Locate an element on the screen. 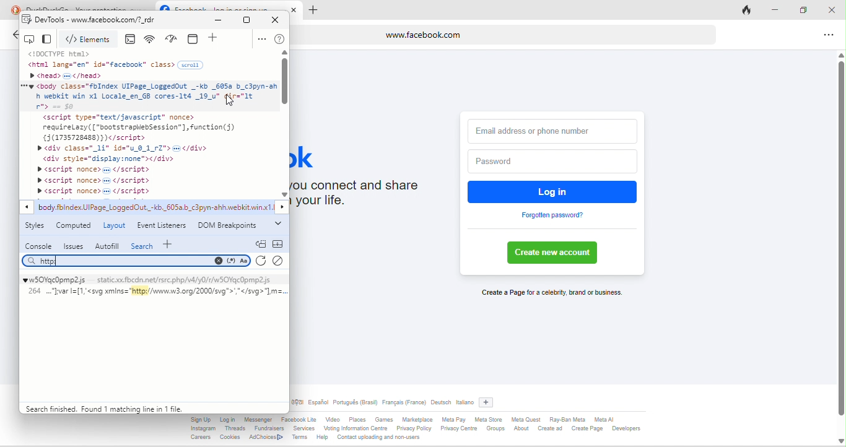 The height and width of the screenshot is (447, 846). minimize is located at coordinates (780, 11).